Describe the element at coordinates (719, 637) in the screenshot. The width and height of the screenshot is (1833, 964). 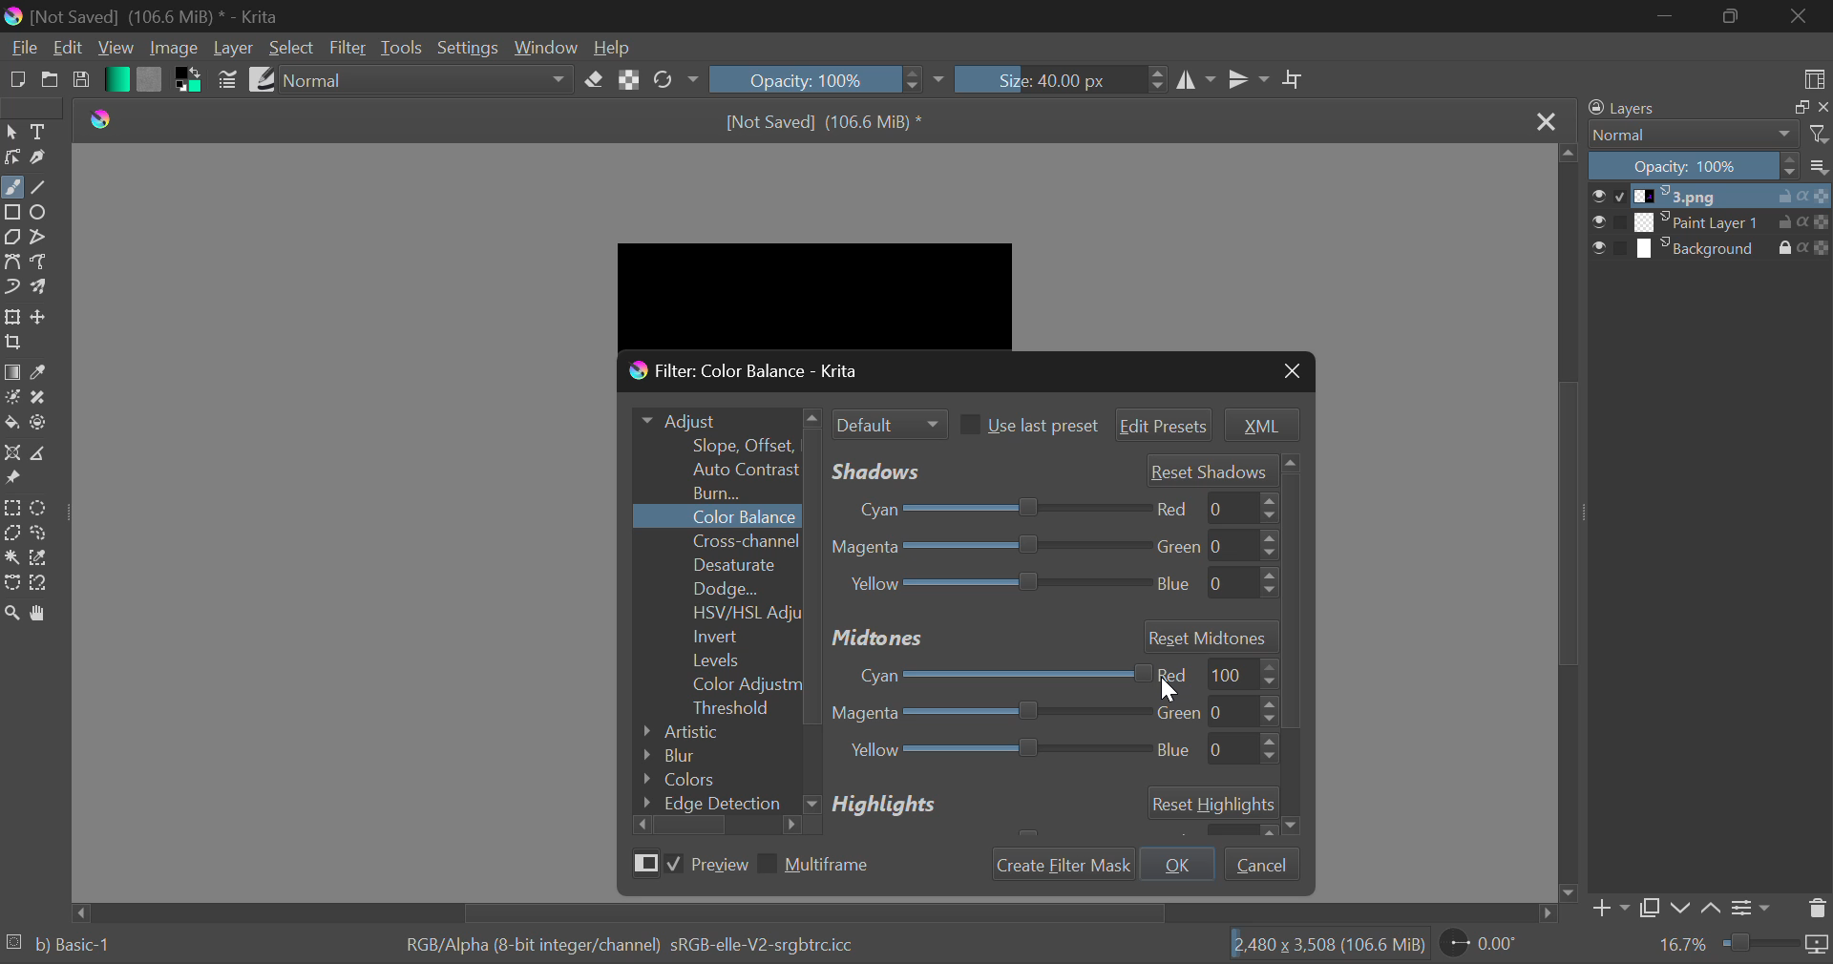
I see `Invert` at that location.